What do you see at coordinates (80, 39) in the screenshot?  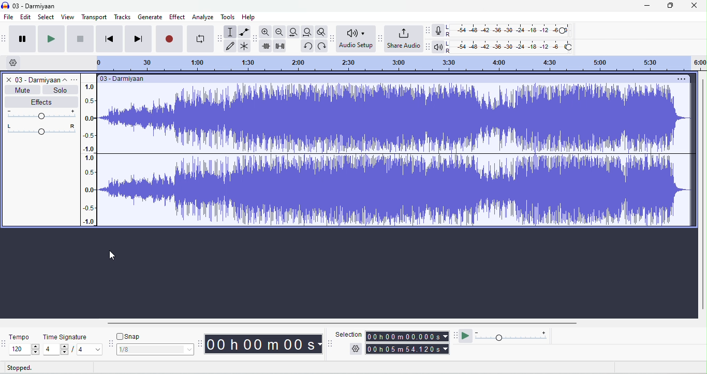 I see `stop` at bounding box center [80, 39].